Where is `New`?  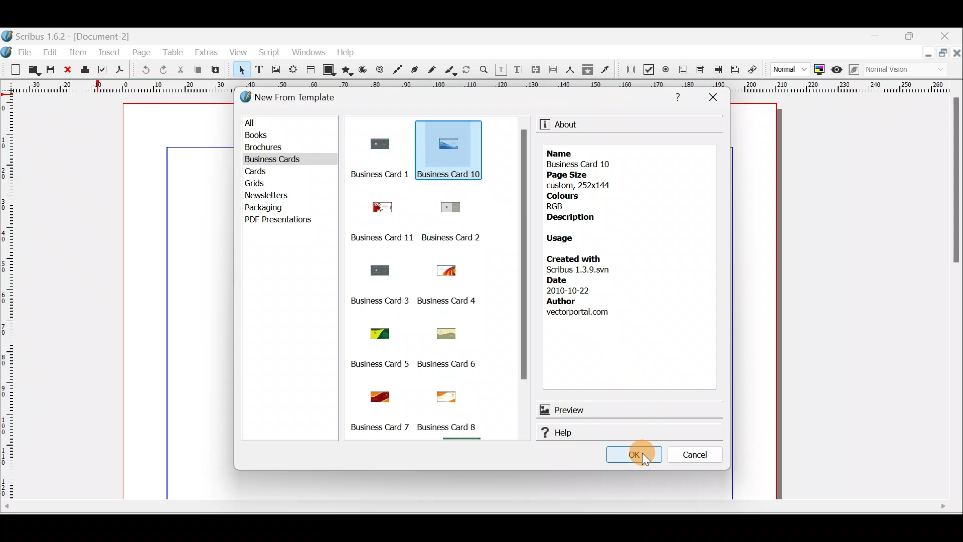
New is located at coordinates (12, 70).